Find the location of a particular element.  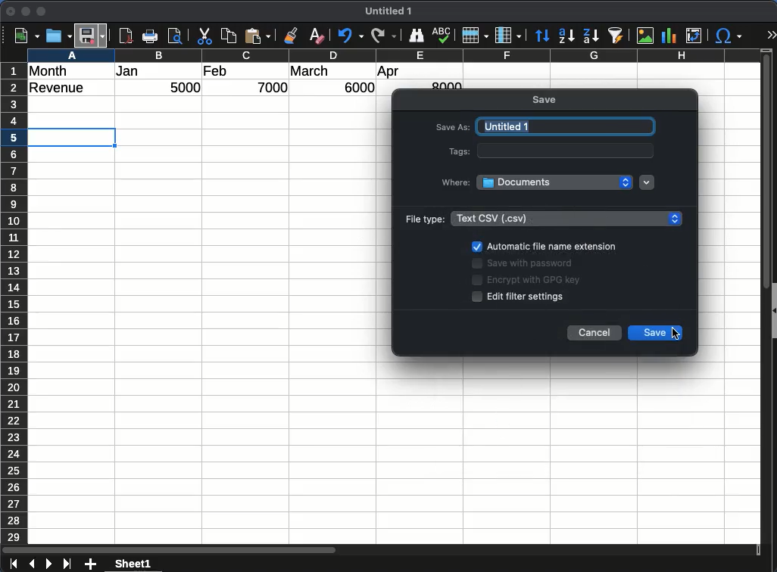

redo is located at coordinates (382, 36).